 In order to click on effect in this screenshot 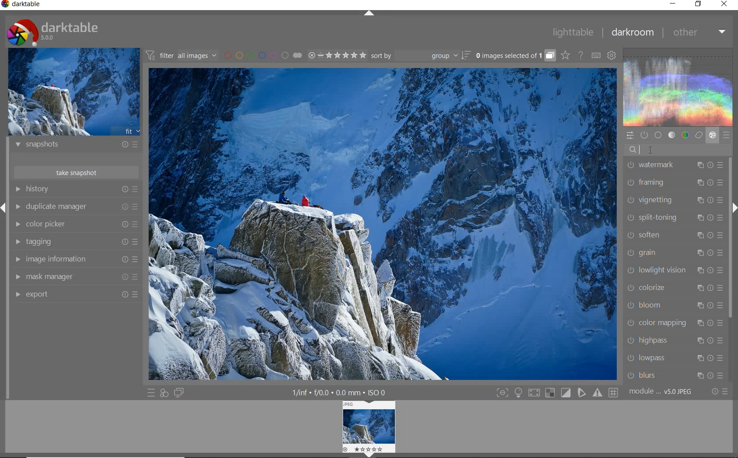, I will do `click(712, 135)`.